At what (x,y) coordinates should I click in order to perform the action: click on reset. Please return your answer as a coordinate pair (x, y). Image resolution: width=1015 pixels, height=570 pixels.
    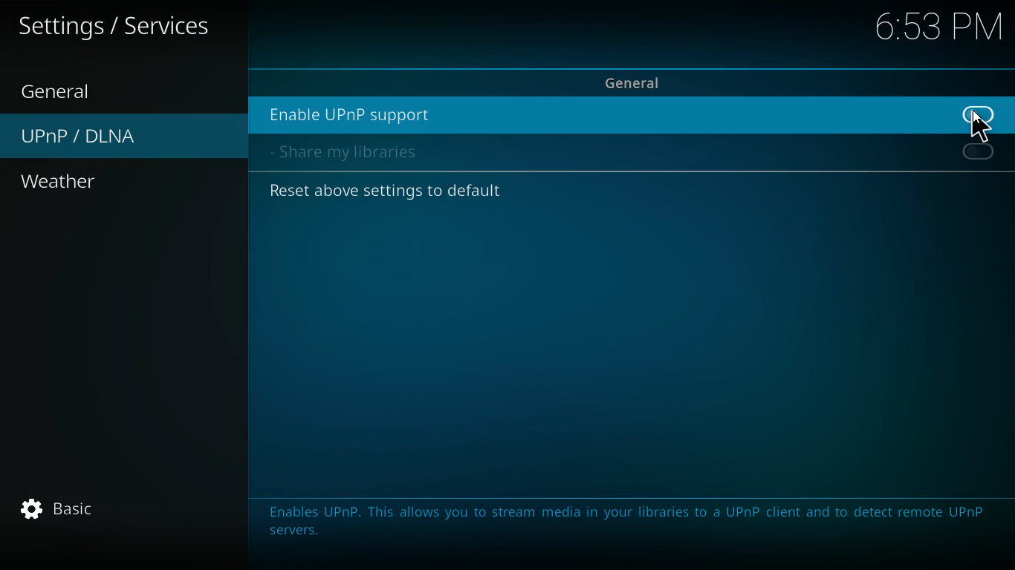
    Looking at the image, I should click on (398, 194).